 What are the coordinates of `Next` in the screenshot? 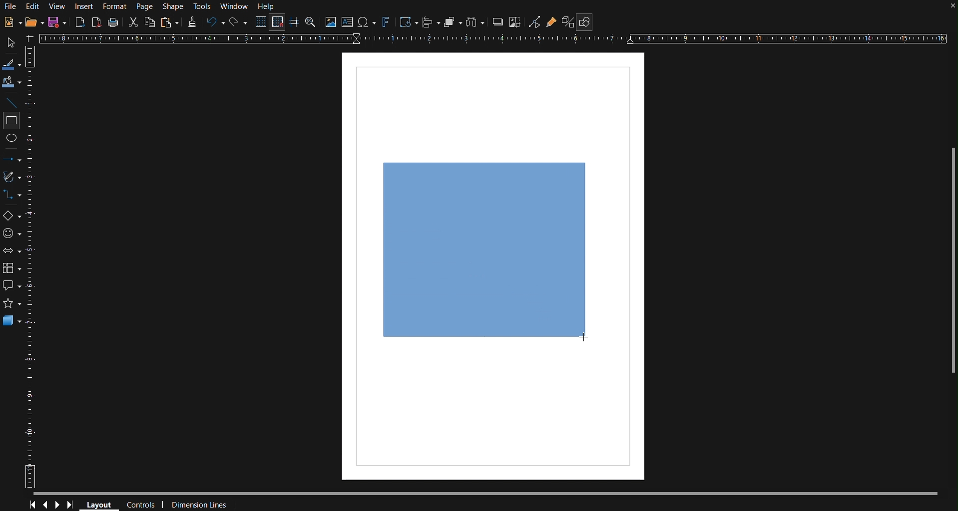 It's located at (58, 505).